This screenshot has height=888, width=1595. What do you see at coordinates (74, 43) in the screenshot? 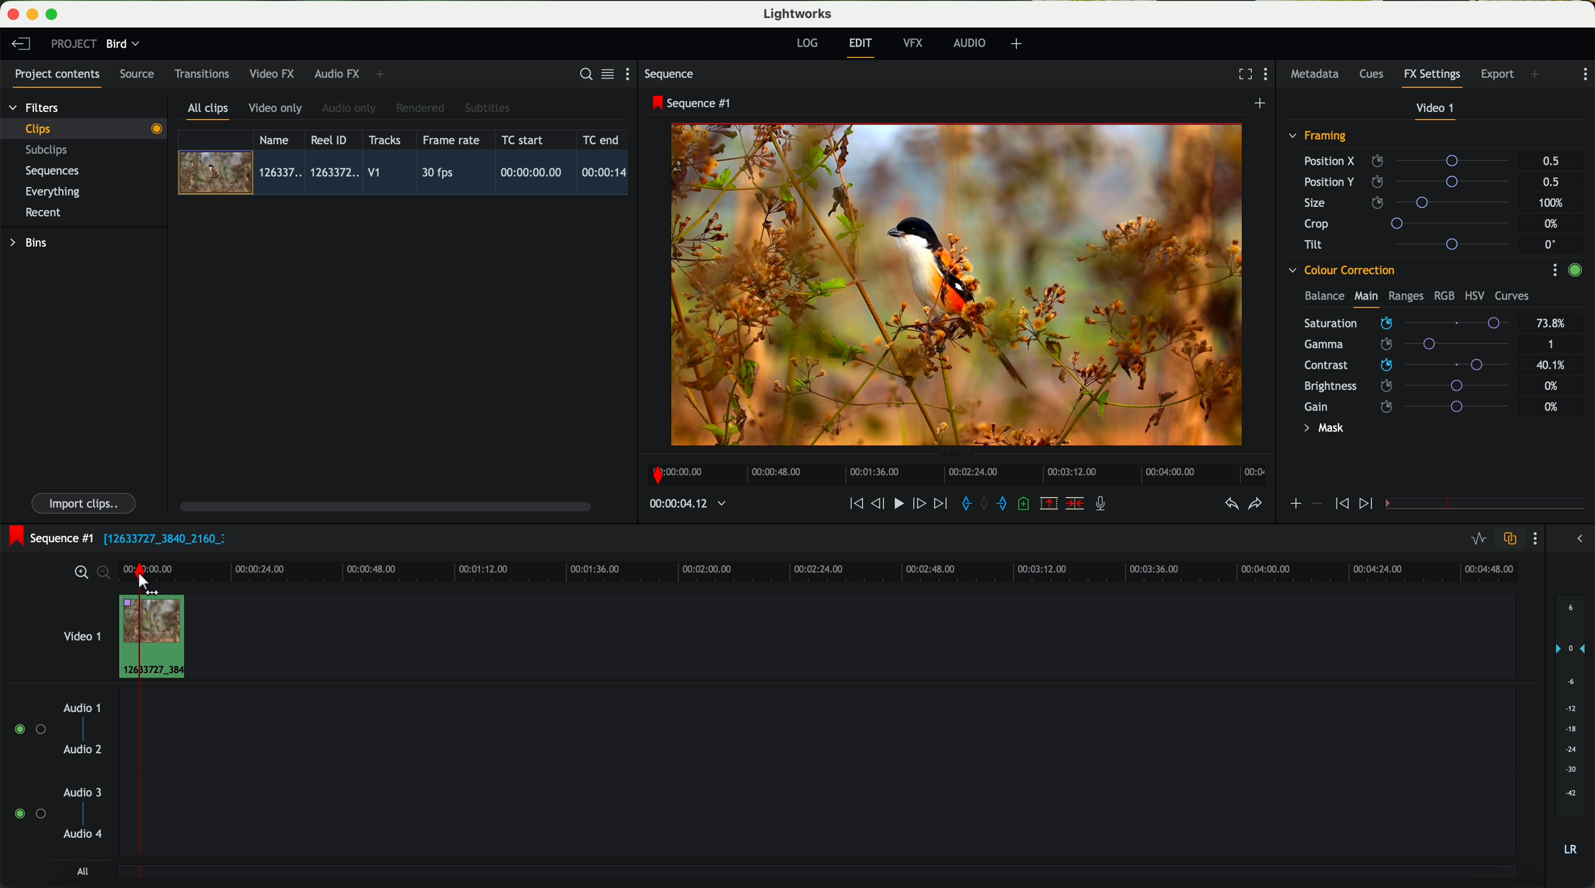
I see `project` at bounding box center [74, 43].